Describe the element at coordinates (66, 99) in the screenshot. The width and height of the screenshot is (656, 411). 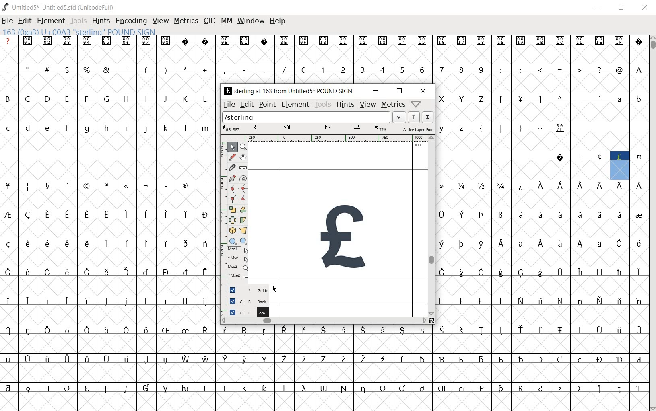
I see `E` at that location.